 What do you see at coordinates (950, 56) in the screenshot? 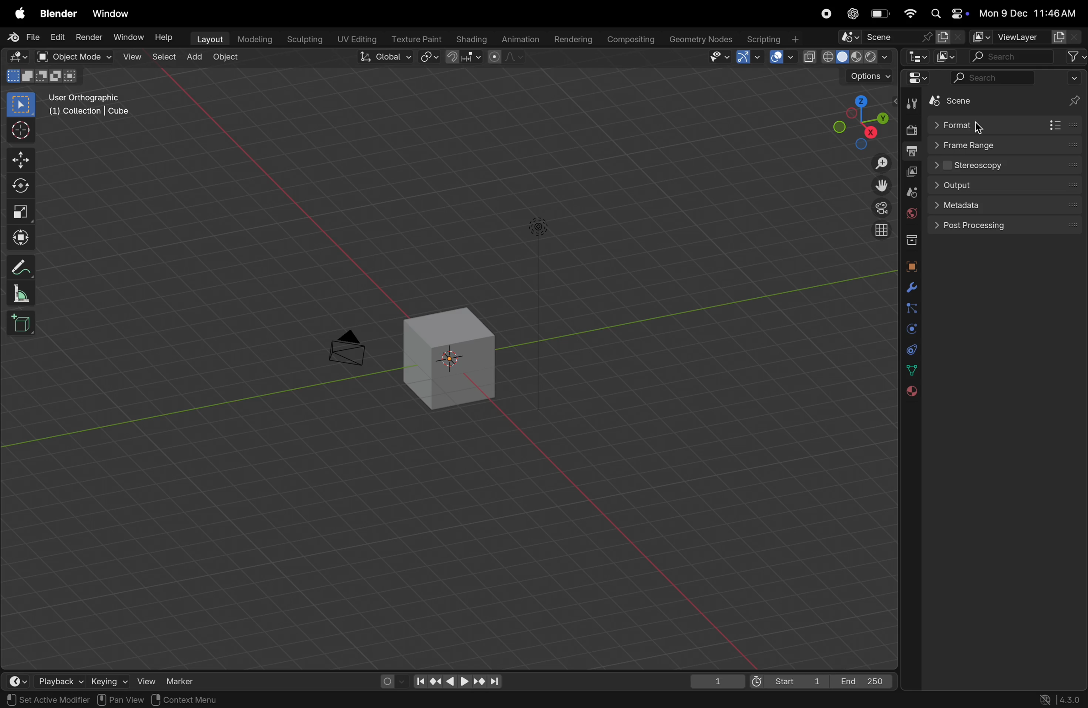
I see `display mode` at bounding box center [950, 56].